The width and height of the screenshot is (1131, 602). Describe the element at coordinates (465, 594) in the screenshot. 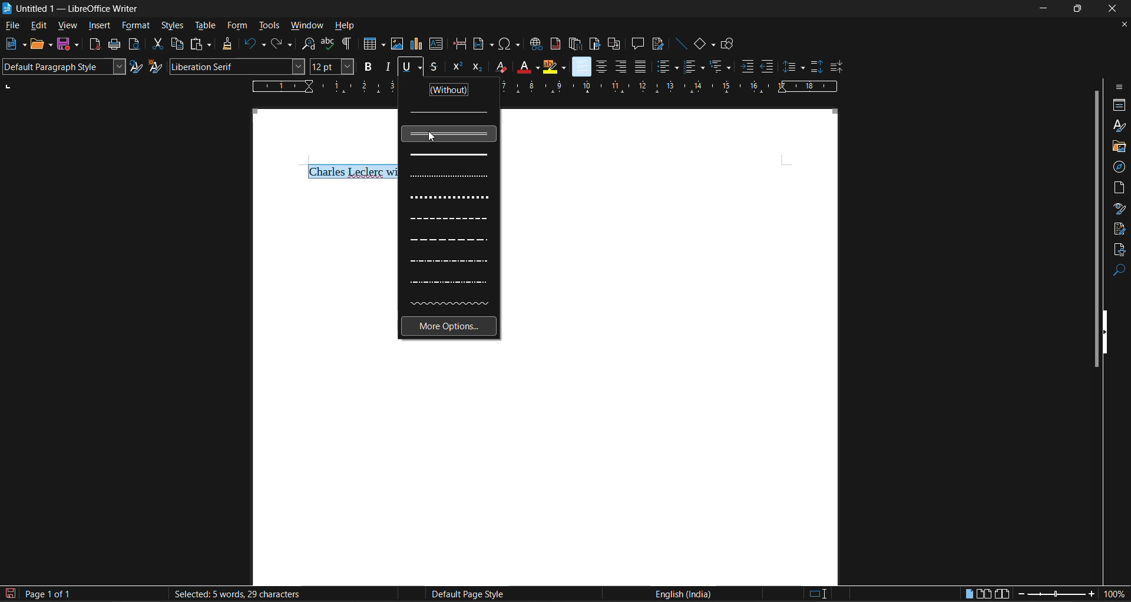

I see `page style` at that location.